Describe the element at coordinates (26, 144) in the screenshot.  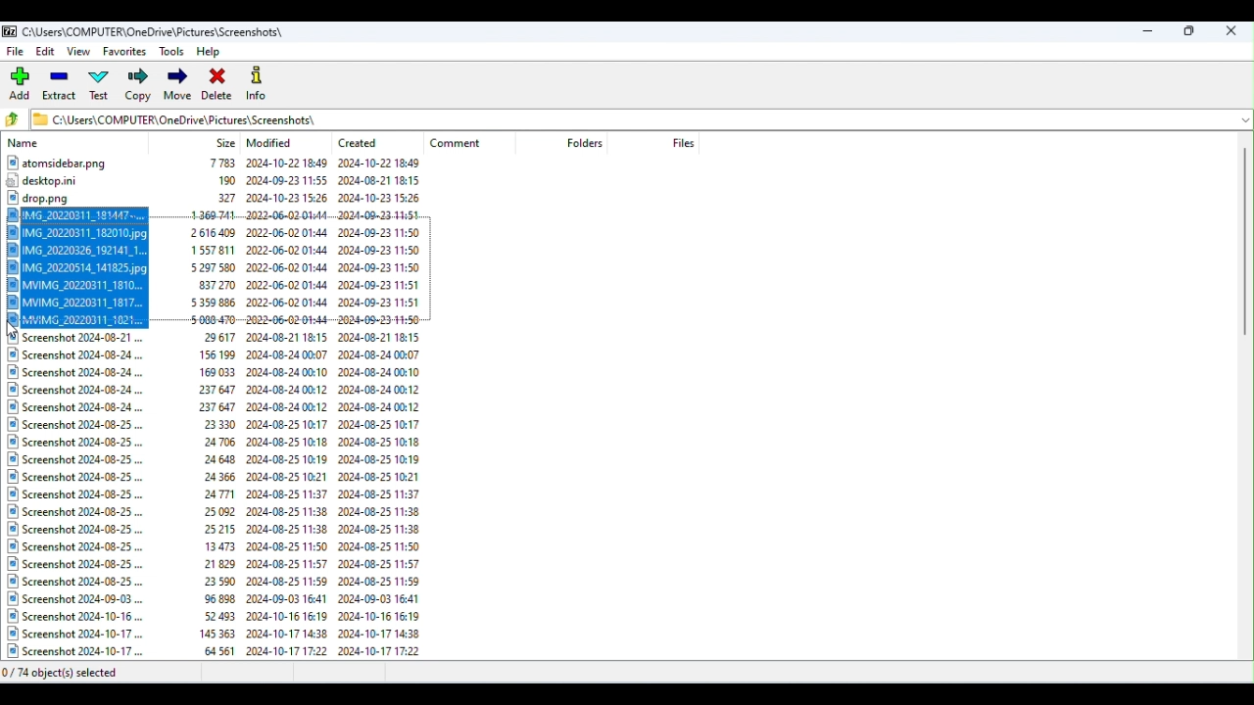
I see `Name` at that location.